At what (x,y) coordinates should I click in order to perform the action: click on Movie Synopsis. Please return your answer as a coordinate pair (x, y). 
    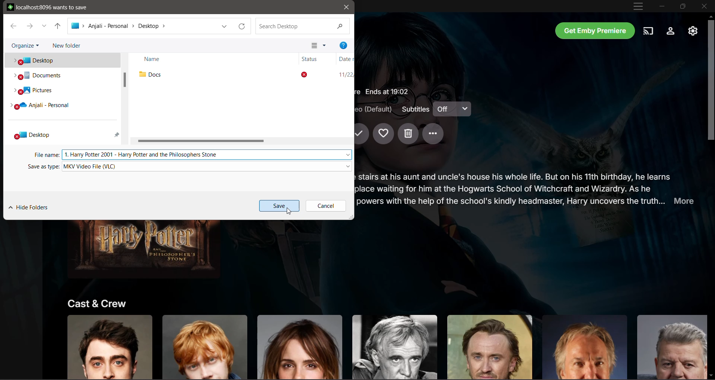
    Looking at the image, I should click on (527, 188).